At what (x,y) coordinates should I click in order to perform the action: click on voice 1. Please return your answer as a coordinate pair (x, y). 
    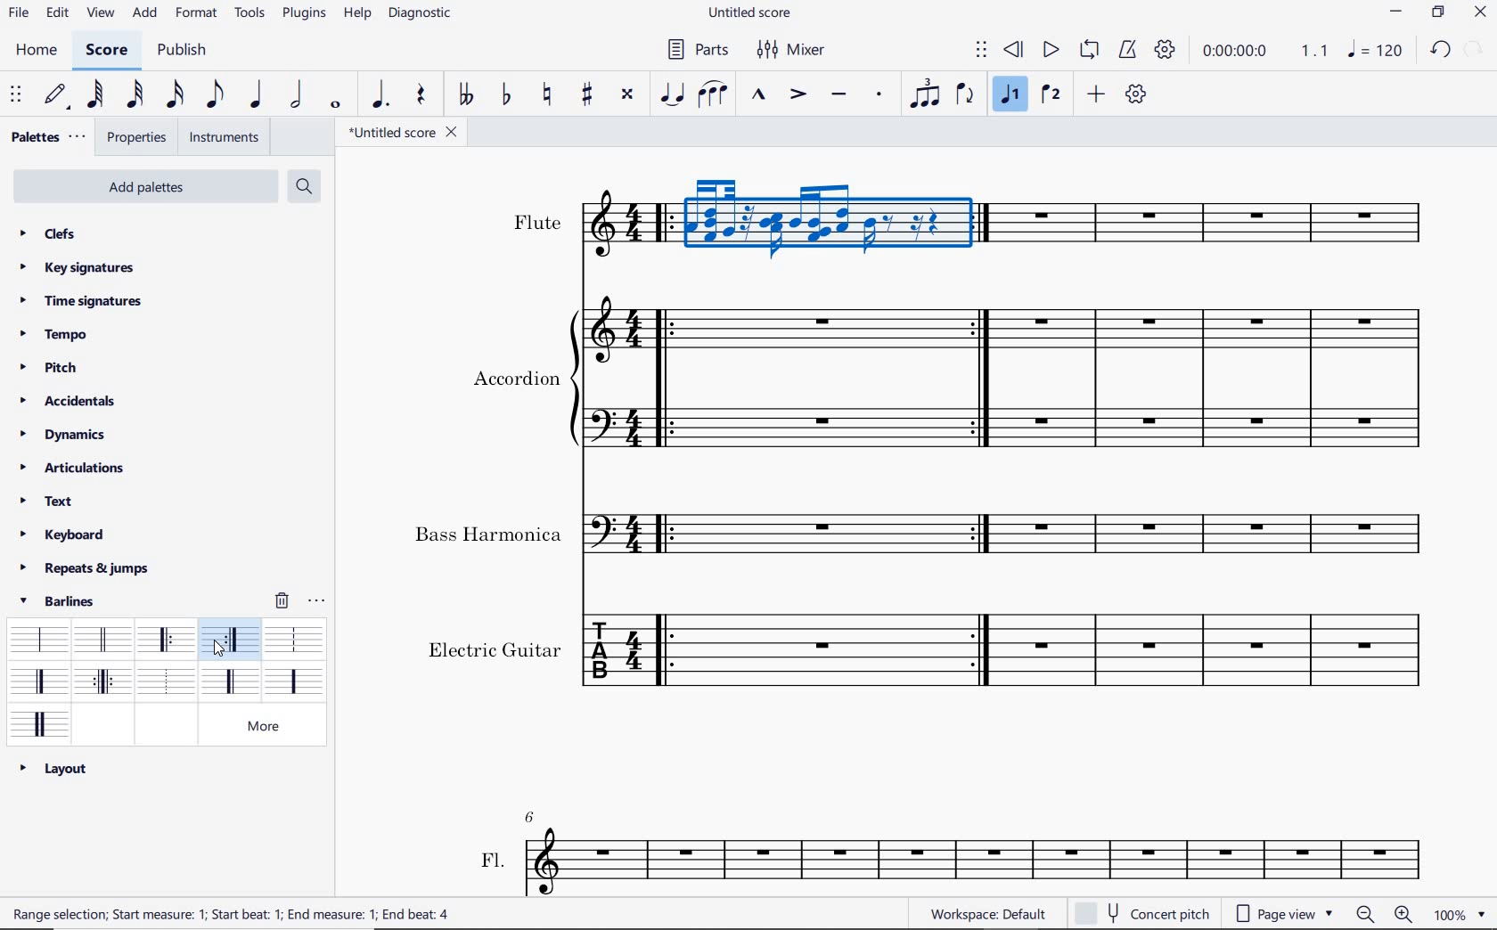
    Looking at the image, I should click on (1011, 97).